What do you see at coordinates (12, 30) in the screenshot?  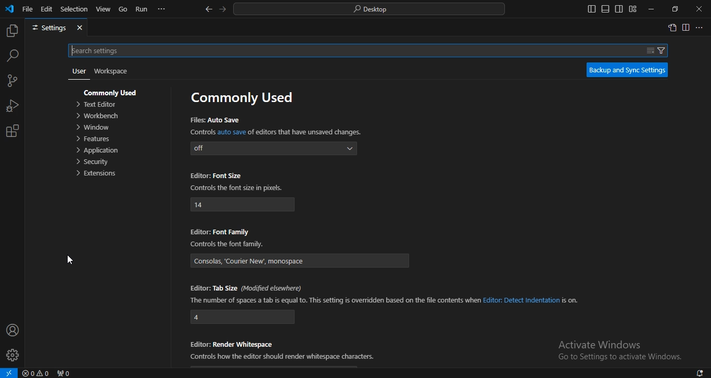 I see `explorer` at bounding box center [12, 30].